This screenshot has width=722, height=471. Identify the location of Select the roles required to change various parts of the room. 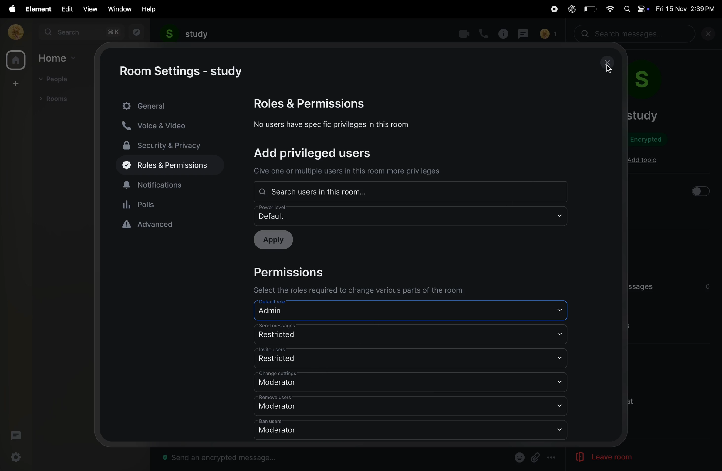
(359, 290).